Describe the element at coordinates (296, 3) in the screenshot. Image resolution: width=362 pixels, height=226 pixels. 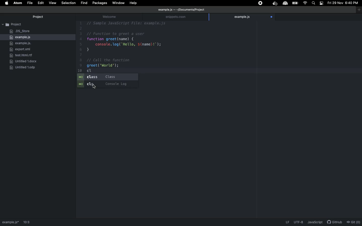
I see `Charge` at that location.